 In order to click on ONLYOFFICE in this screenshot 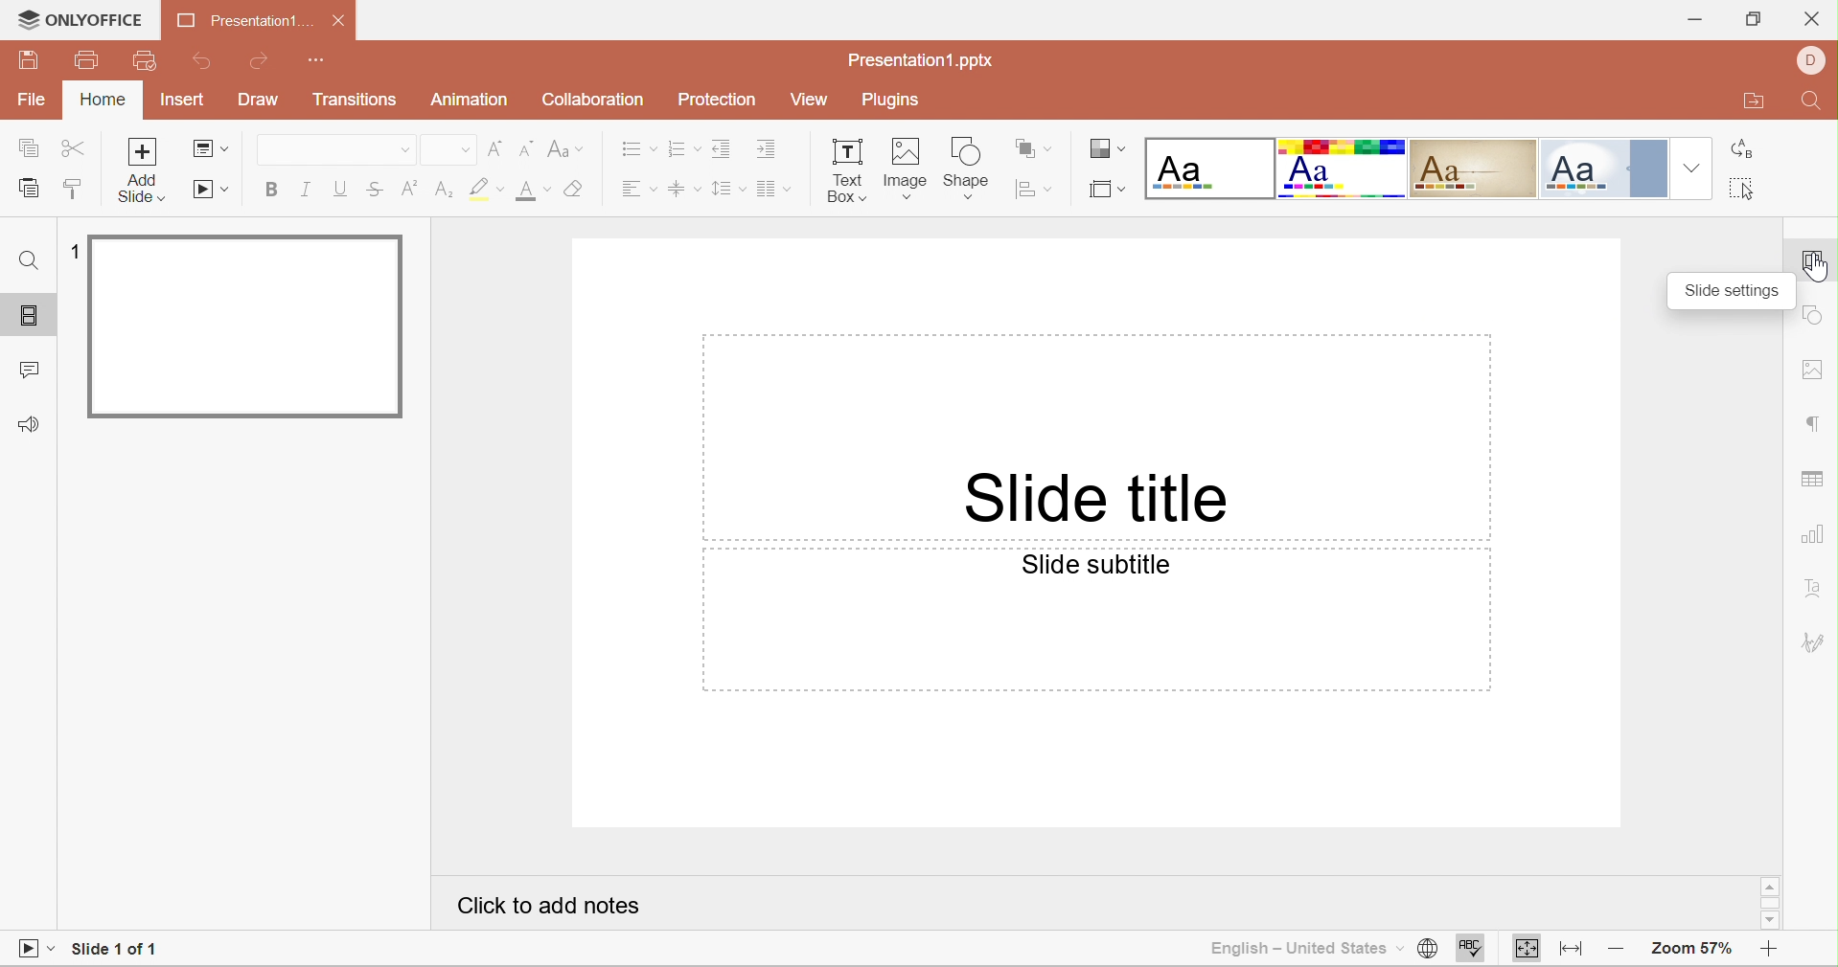, I will do `click(76, 22)`.